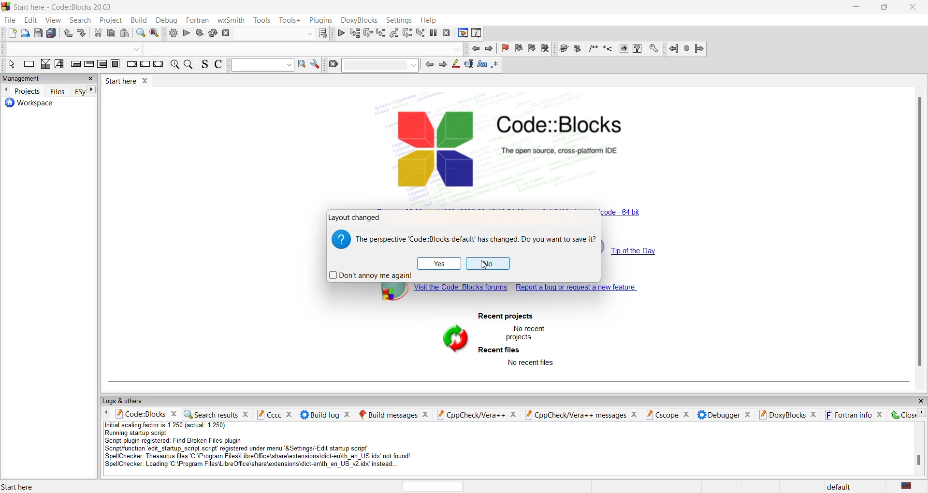  Describe the element at coordinates (111, 33) in the screenshot. I see `copy` at that location.